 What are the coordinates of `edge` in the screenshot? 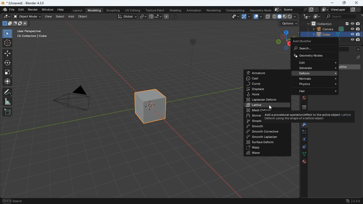 It's located at (302, 132).